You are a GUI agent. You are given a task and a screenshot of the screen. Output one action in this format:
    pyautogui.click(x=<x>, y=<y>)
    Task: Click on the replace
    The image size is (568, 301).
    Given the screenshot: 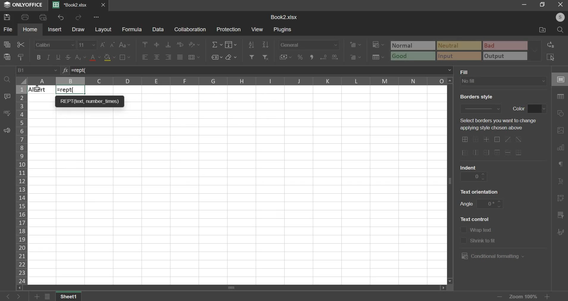 What is the action you would take?
    pyautogui.click(x=553, y=45)
    